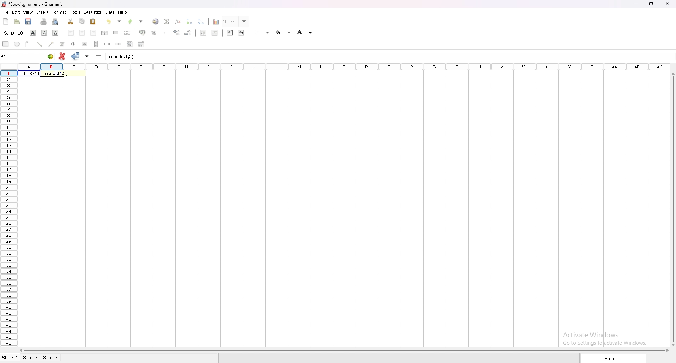  I want to click on centre horizontally, so click(105, 33).